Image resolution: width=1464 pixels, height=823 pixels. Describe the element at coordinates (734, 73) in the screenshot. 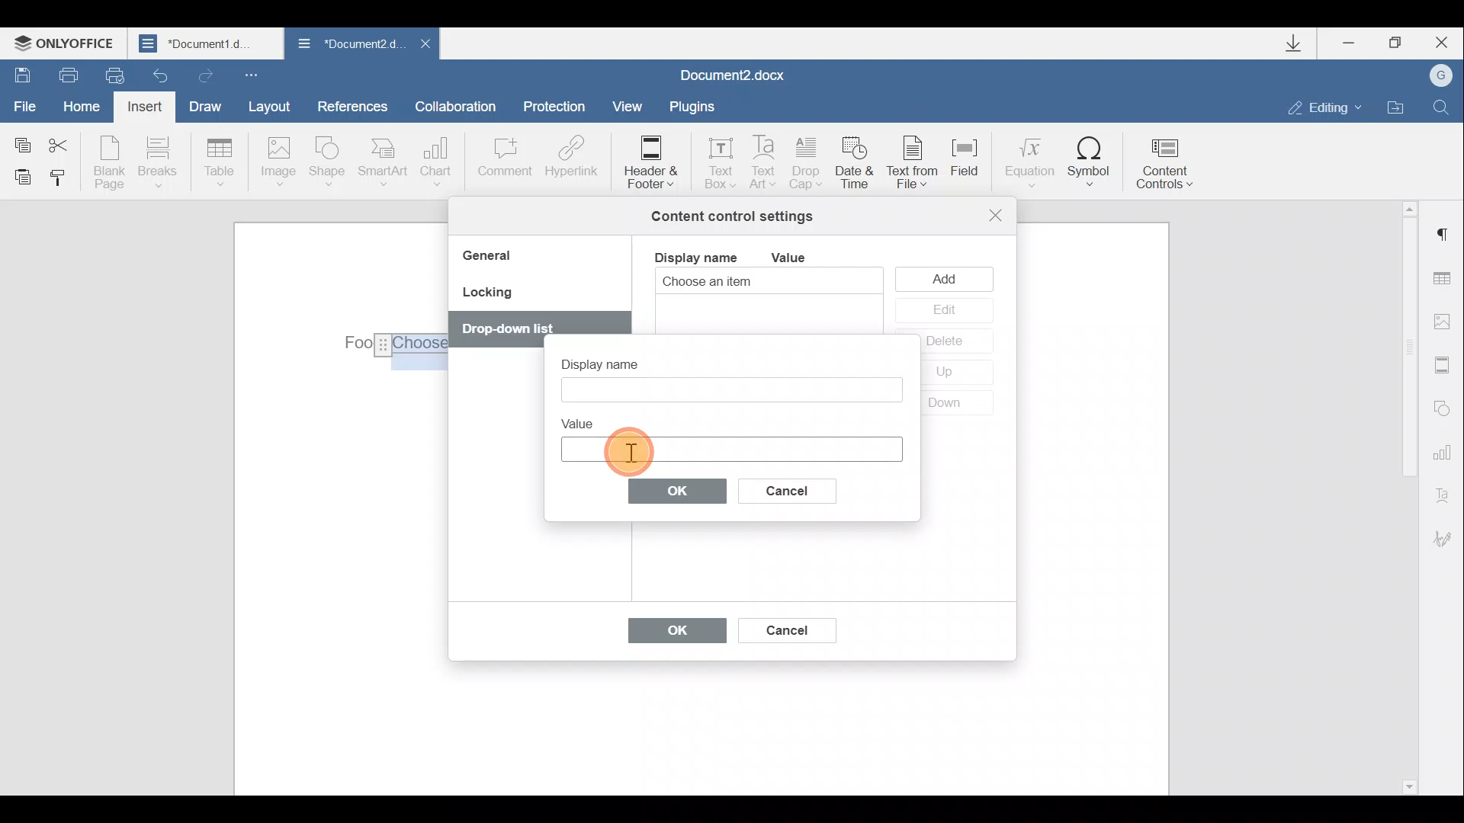

I see `Document2.docx` at that location.